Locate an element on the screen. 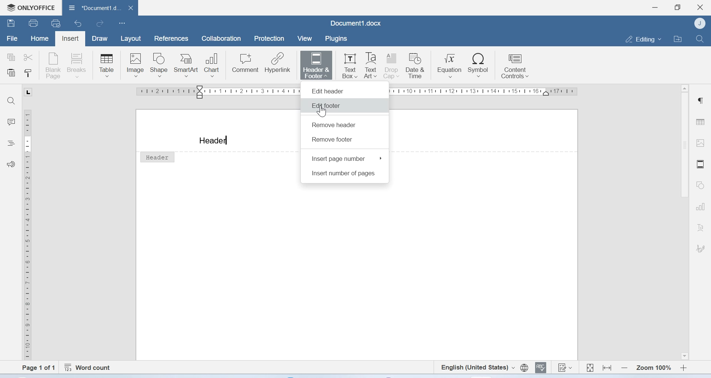 The height and width of the screenshot is (378, 711). Blank page is located at coordinates (54, 65).